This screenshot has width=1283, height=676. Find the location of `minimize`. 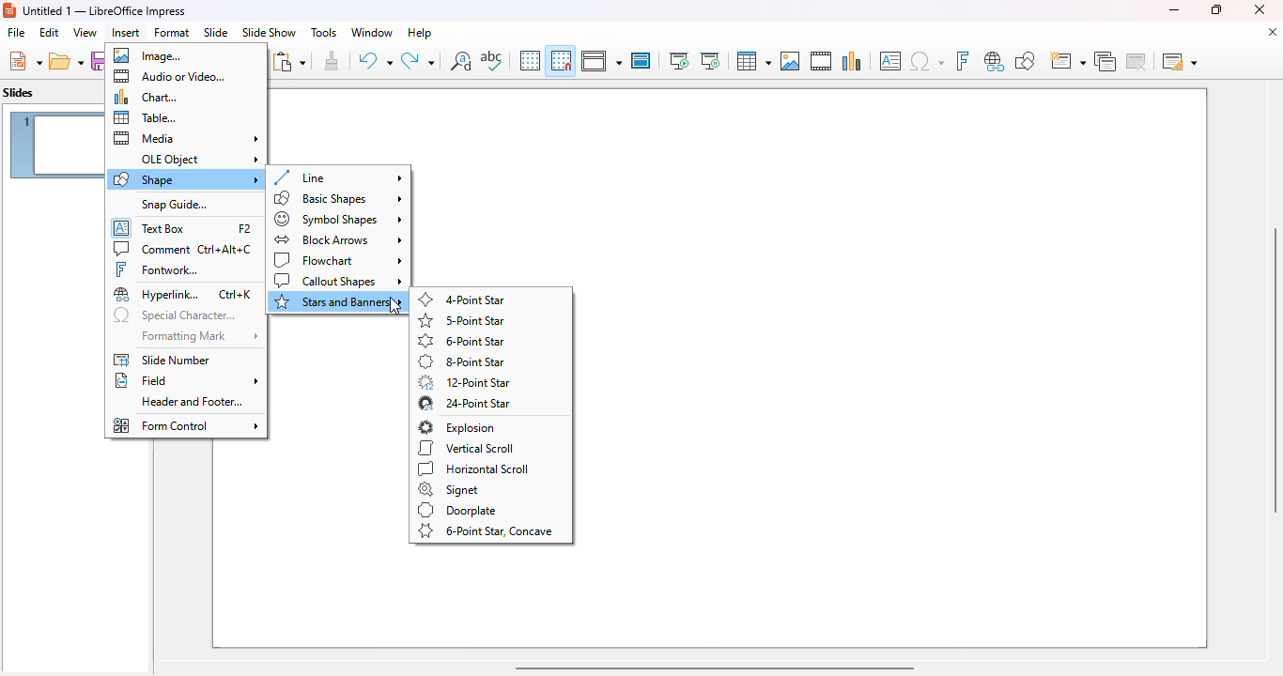

minimize is located at coordinates (1173, 9).